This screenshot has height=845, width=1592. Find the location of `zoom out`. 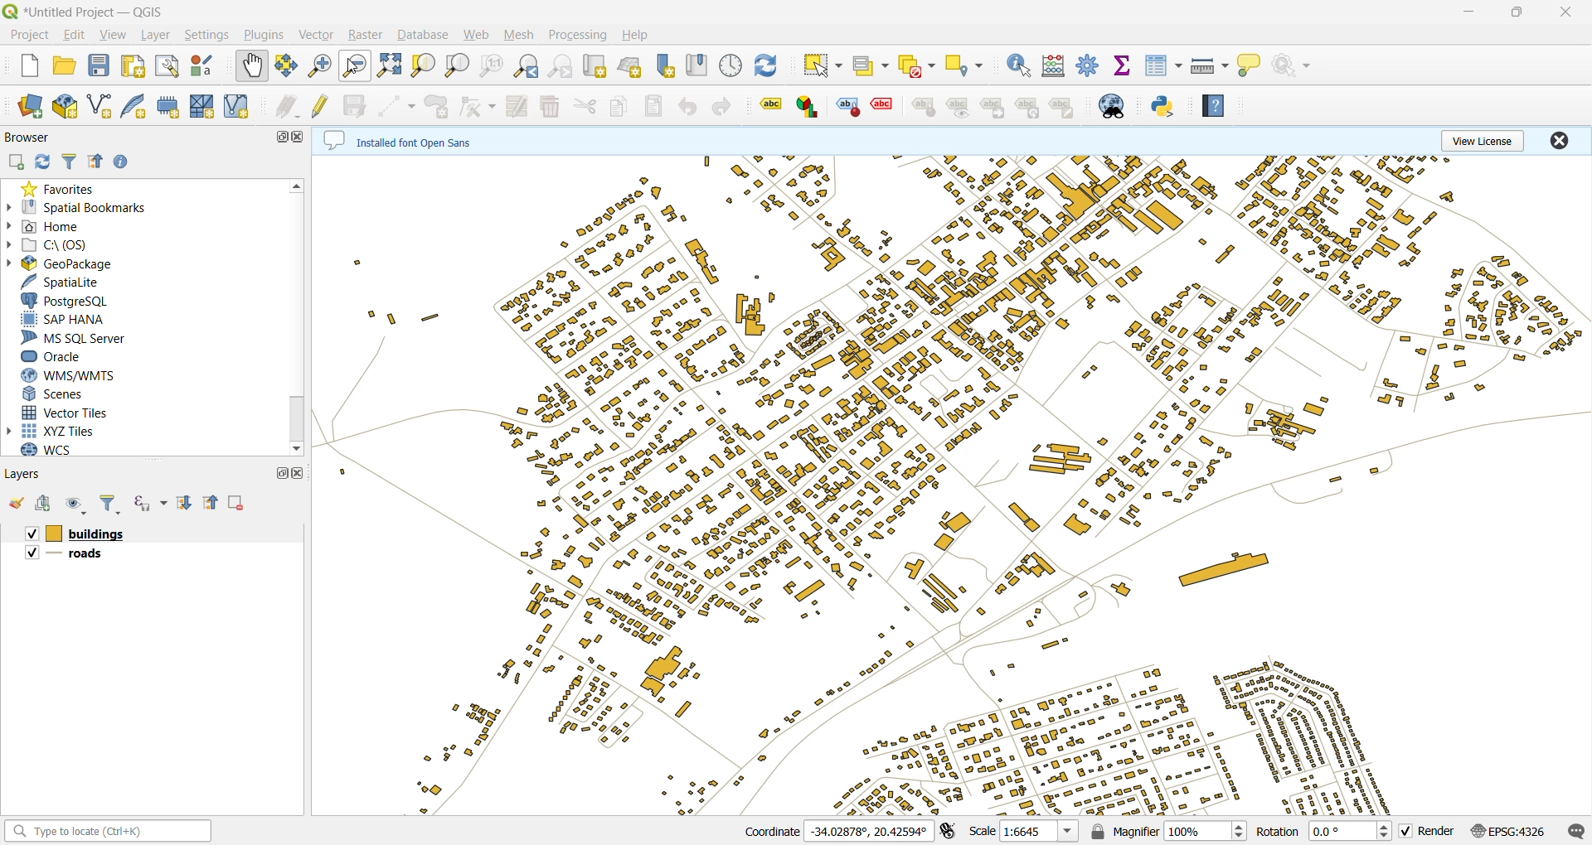

zoom out is located at coordinates (357, 65).